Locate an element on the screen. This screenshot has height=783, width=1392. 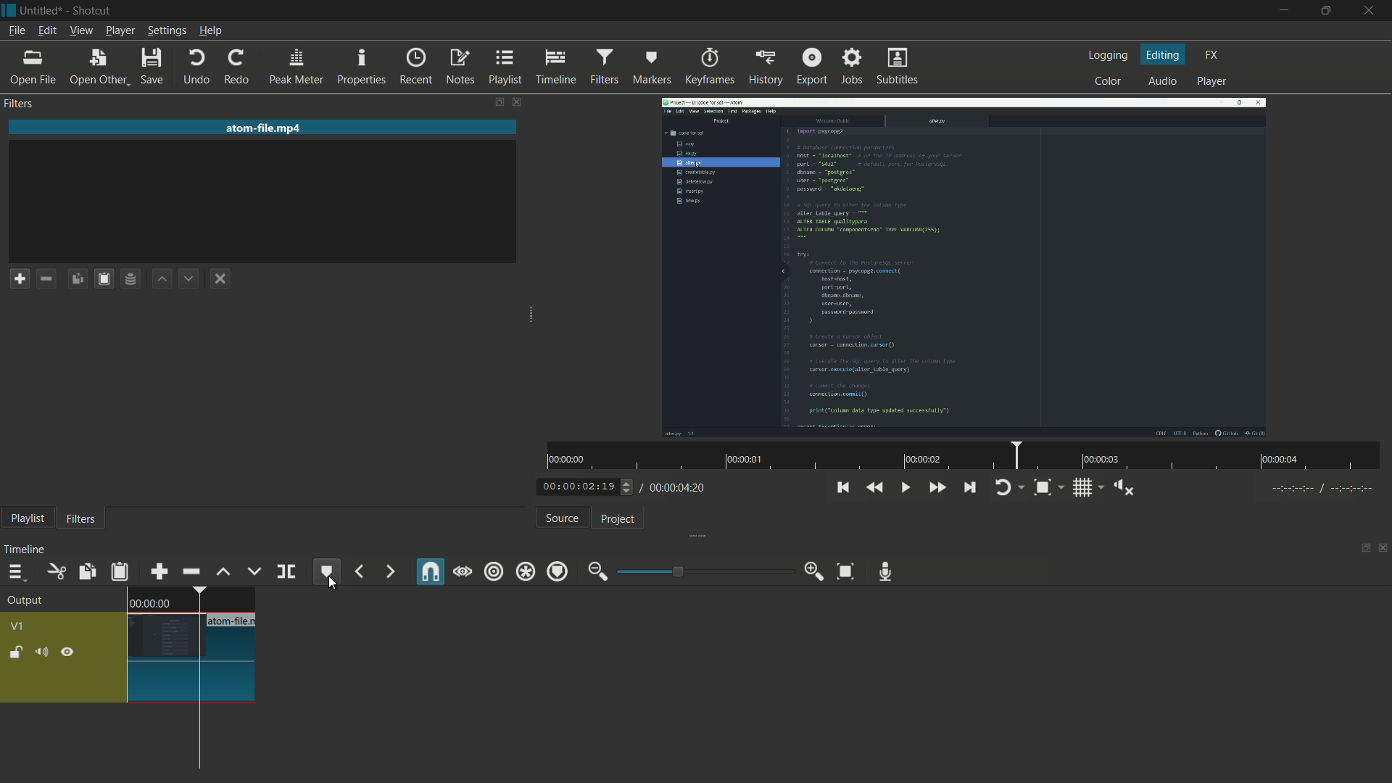
properties is located at coordinates (360, 67).